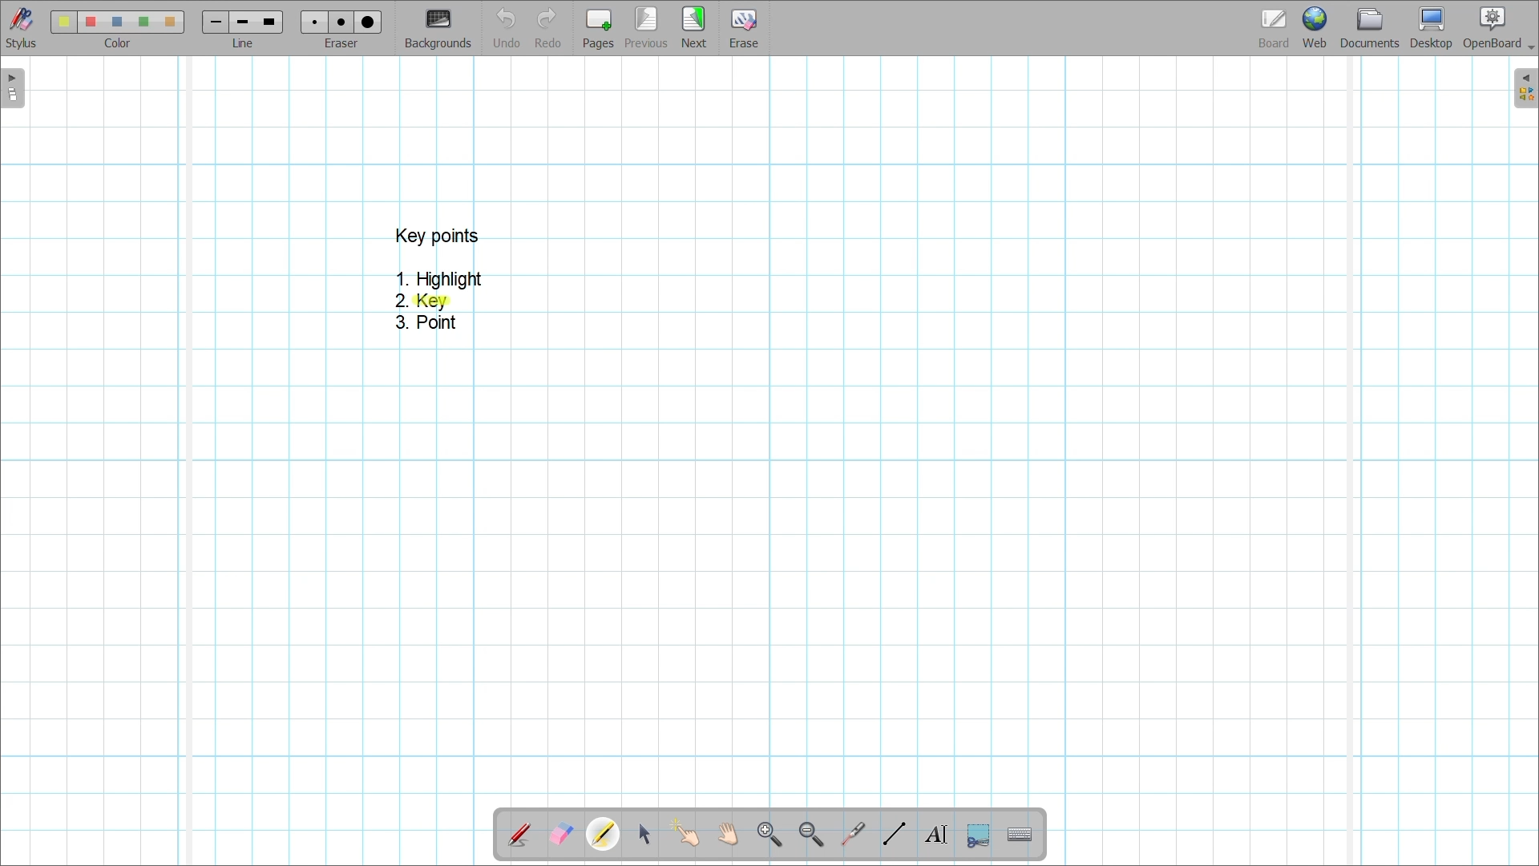  What do you see at coordinates (598, 29) in the screenshot?
I see `Add page` at bounding box center [598, 29].